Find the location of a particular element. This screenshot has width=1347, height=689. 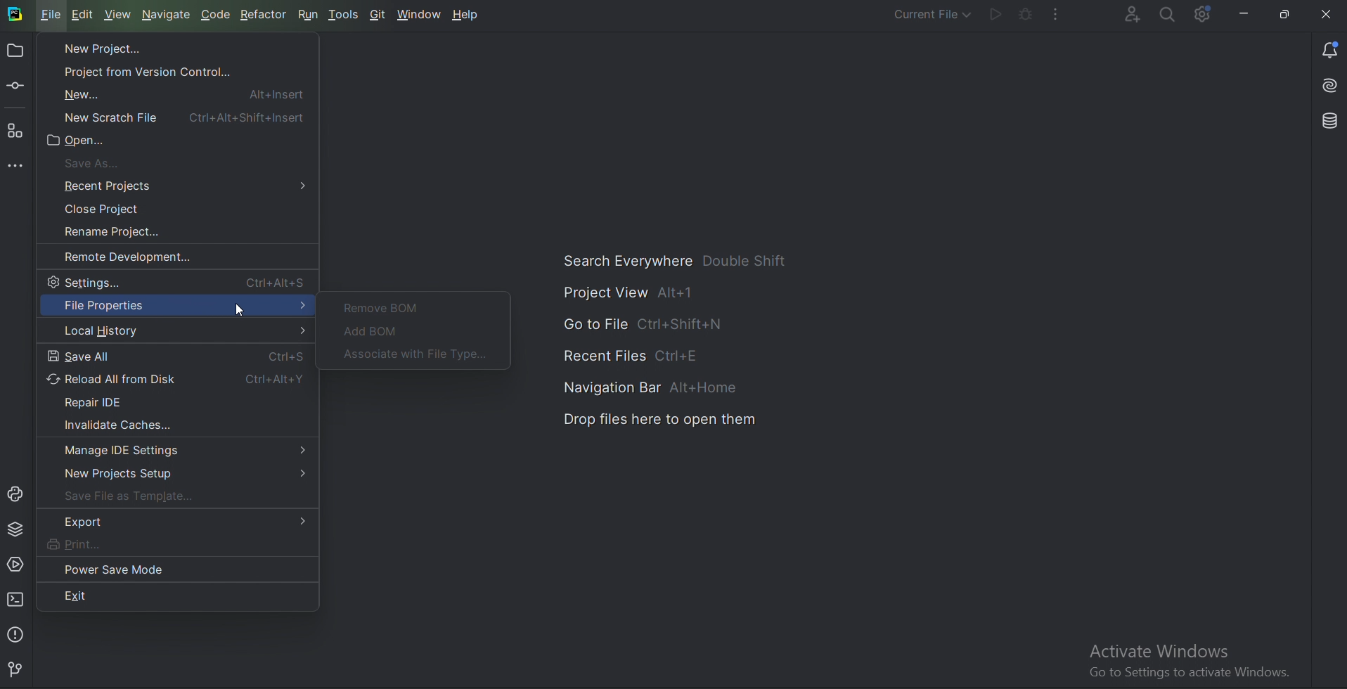

Search Everywhere Double Shift is located at coordinates (678, 260).